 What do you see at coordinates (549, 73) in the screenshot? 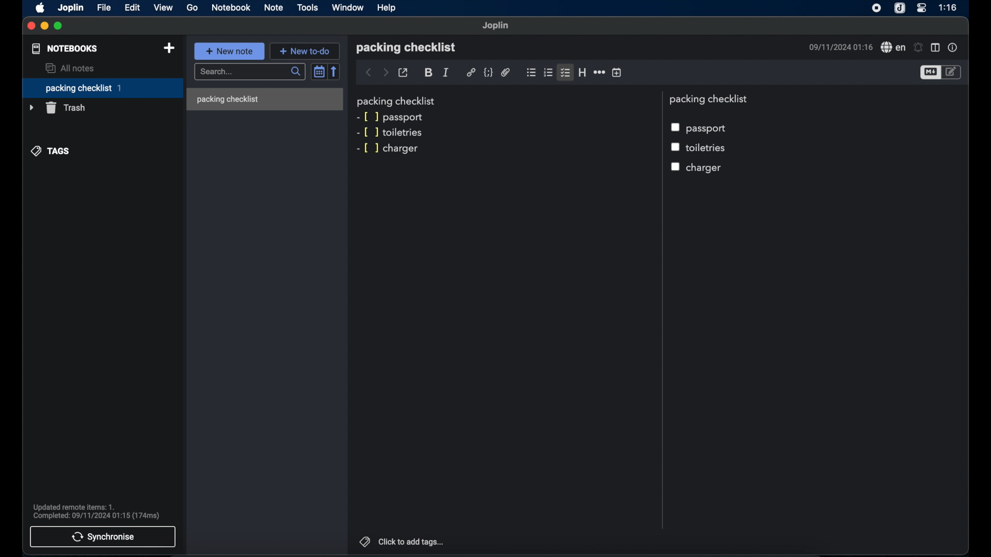
I see `numbered checklist` at bounding box center [549, 73].